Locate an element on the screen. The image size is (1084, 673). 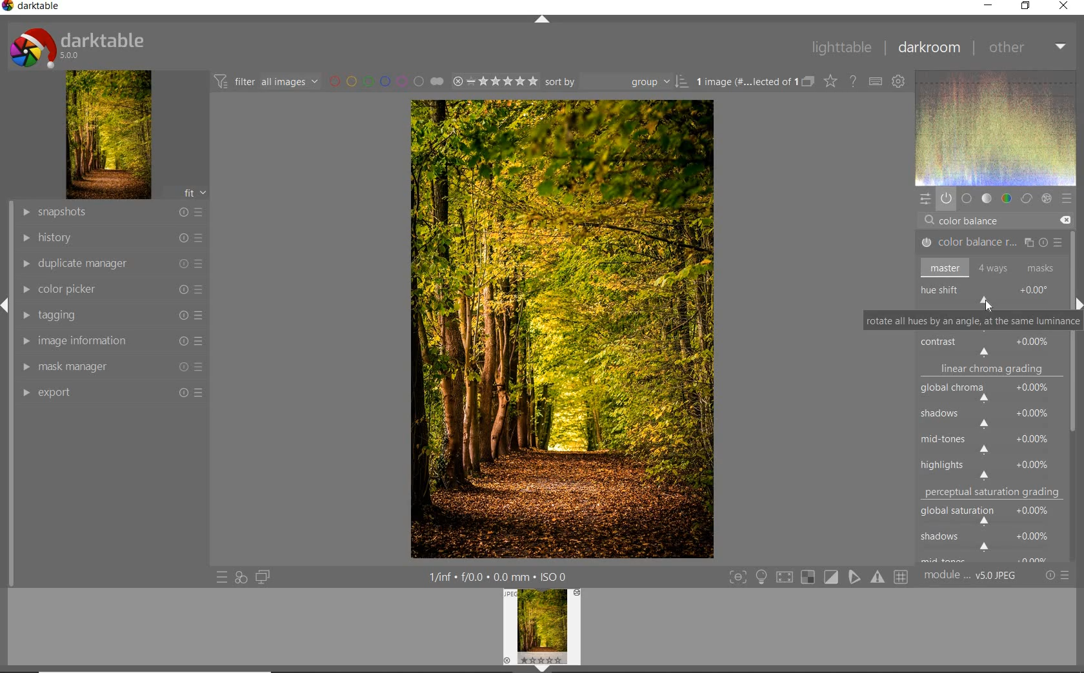
duplicate manager is located at coordinates (113, 264).